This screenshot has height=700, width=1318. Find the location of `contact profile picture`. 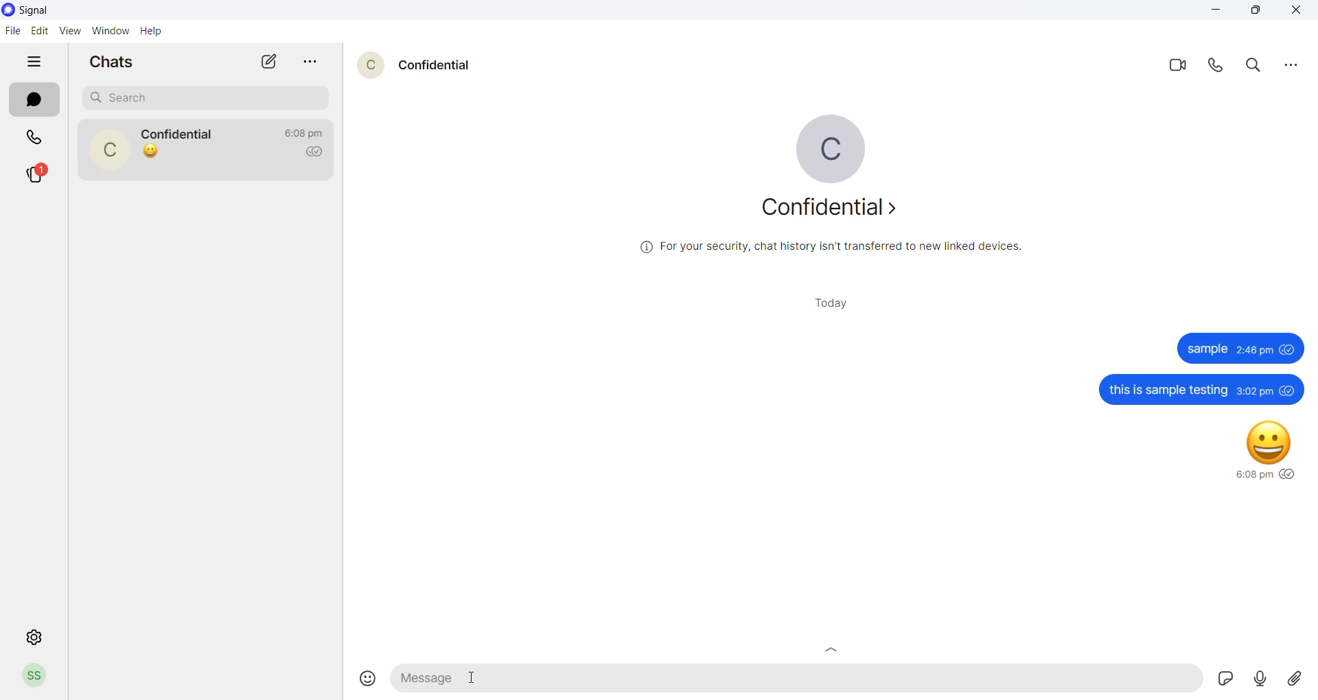

contact profile picture is located at coordinates (113, 151).